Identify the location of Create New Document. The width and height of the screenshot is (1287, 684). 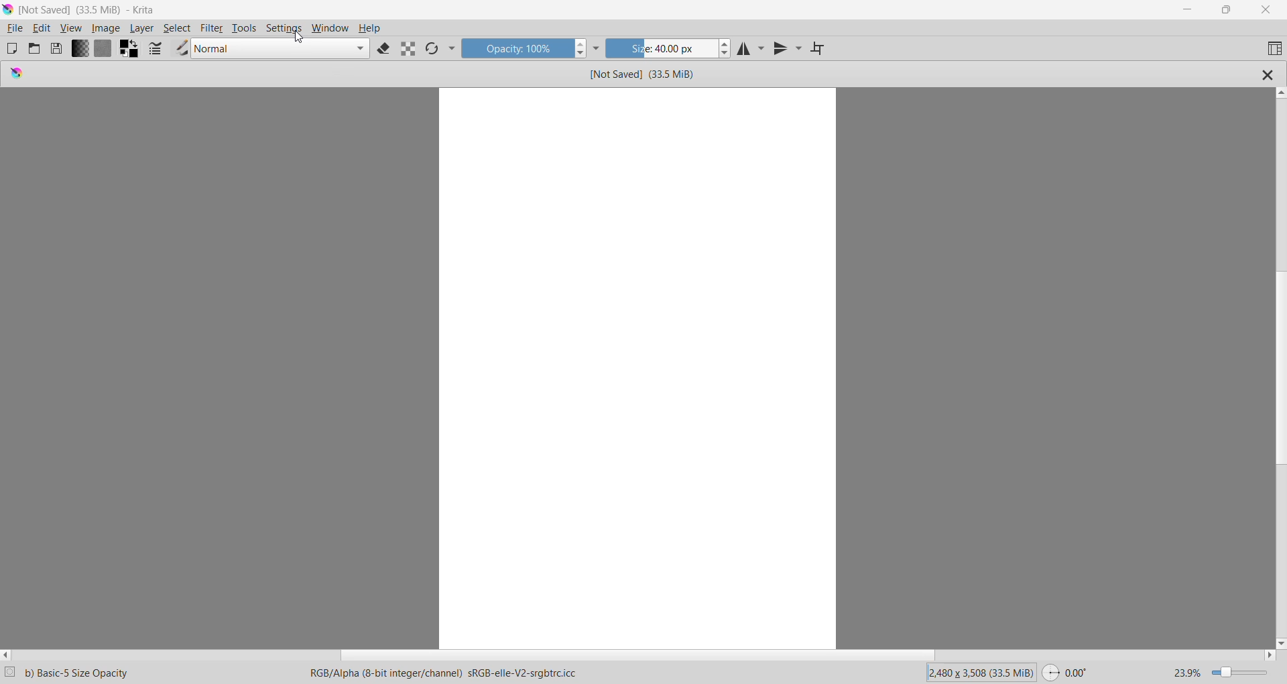
(13, 50).